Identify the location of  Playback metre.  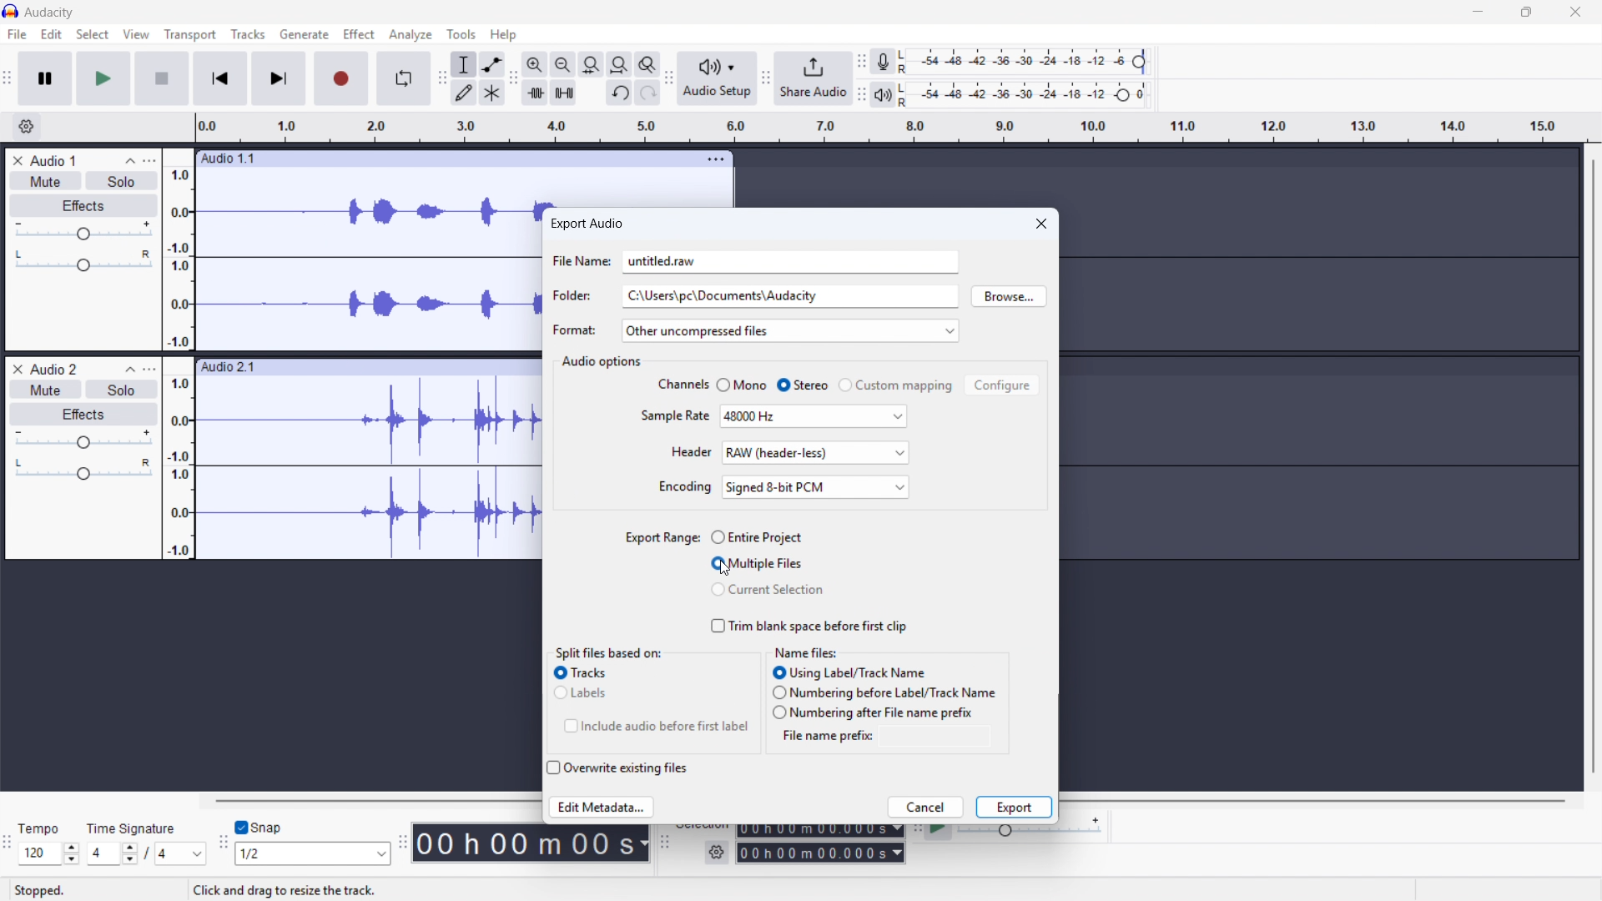
(884, 95).